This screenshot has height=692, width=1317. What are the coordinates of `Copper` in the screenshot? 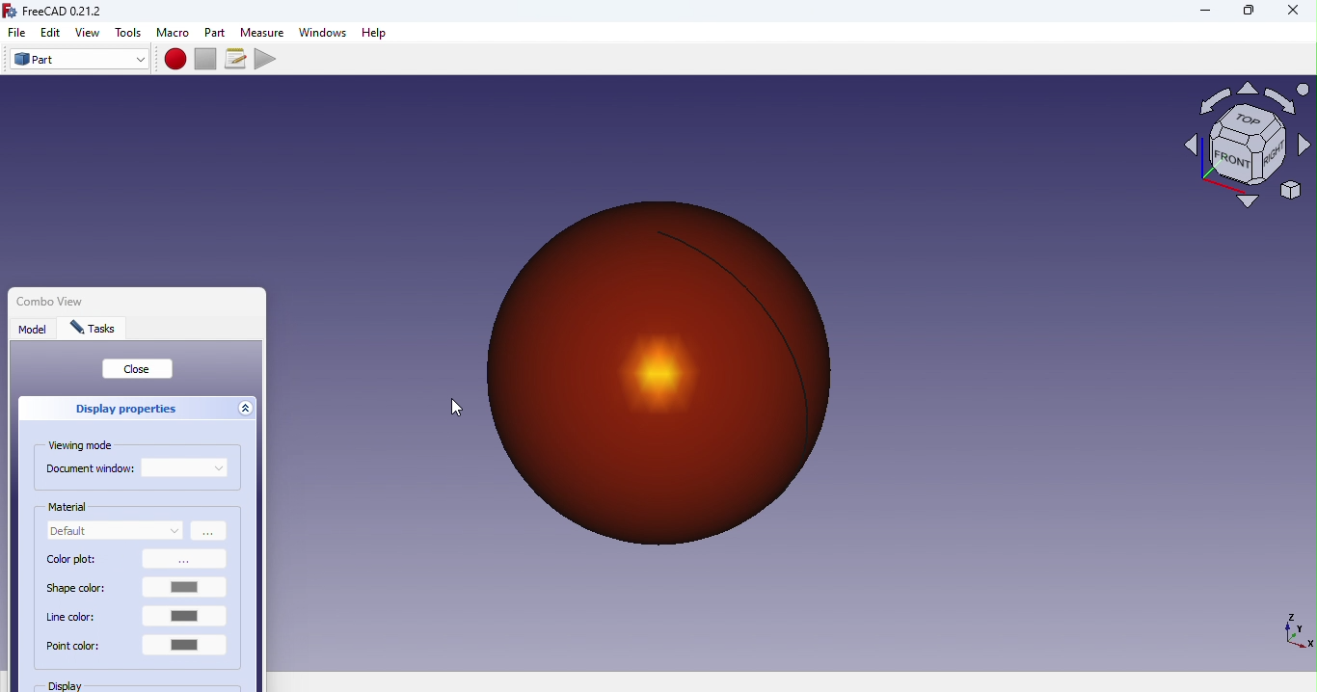 It's located at (116, 533).